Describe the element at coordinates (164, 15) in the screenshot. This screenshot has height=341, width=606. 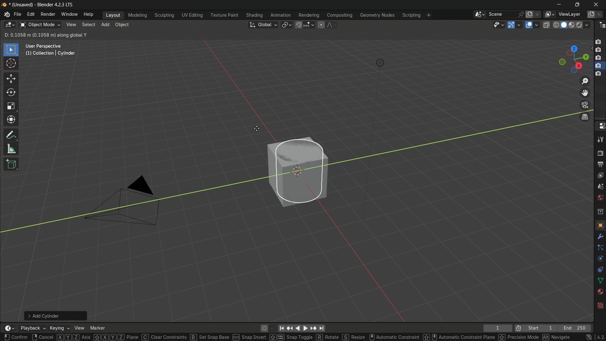
I see `sculpting menu` at that location.